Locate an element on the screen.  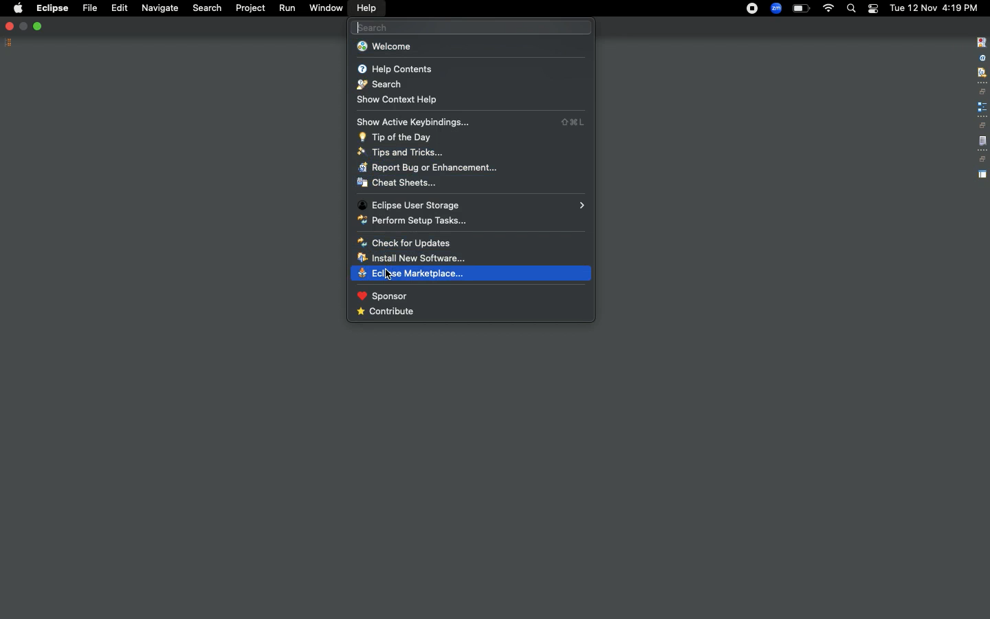
run is located at coordinates (287, 8).